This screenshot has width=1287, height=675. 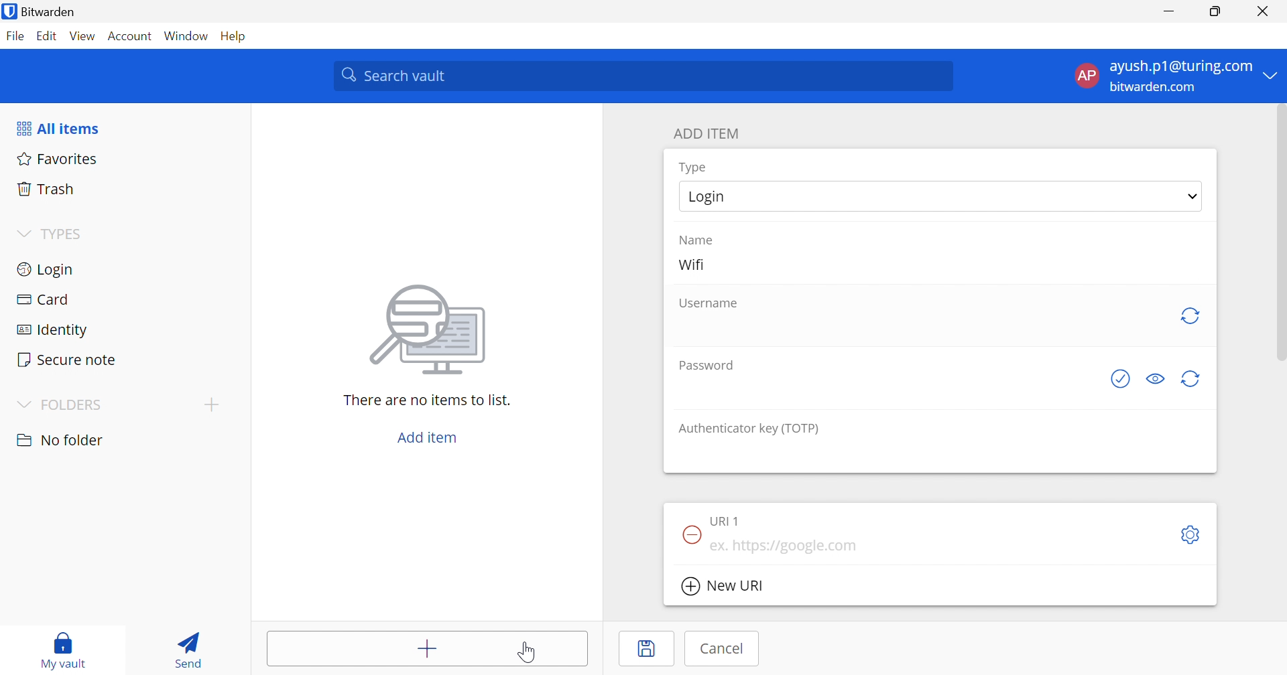 I want to click on Account, so click(x=131, y=39).